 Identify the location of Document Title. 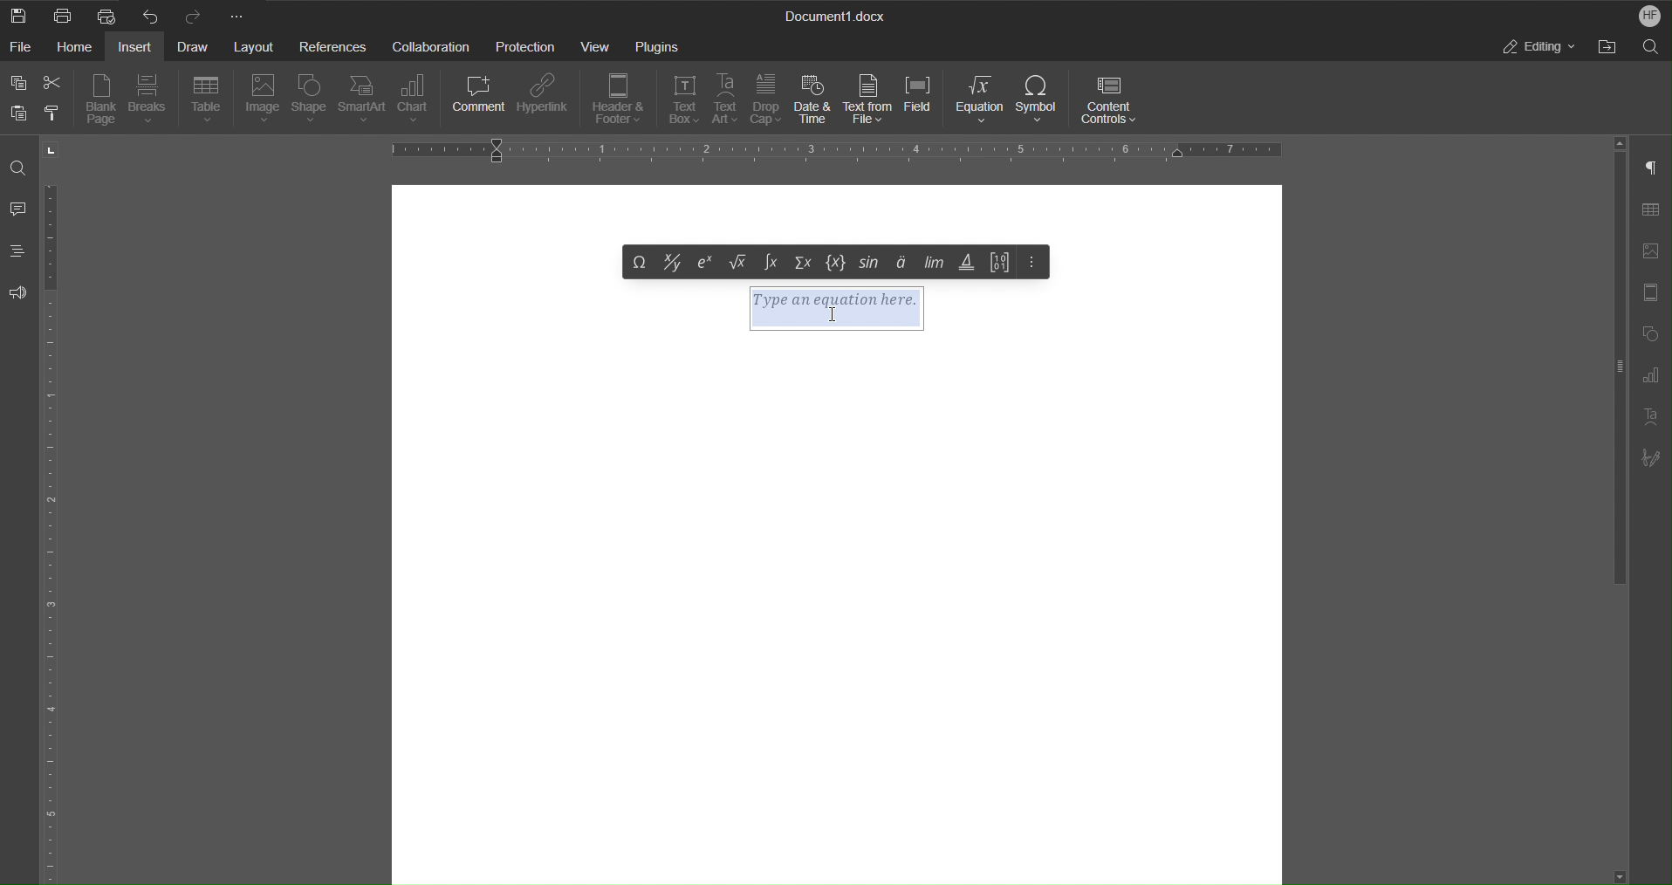
(835, 14).